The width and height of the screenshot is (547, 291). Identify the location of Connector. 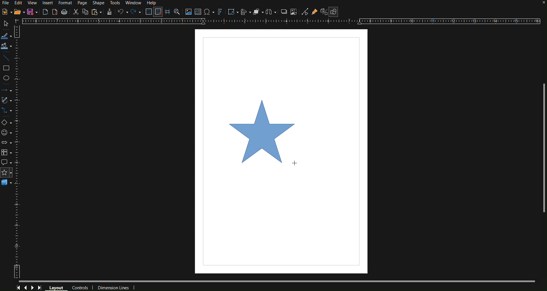
(7, 113).